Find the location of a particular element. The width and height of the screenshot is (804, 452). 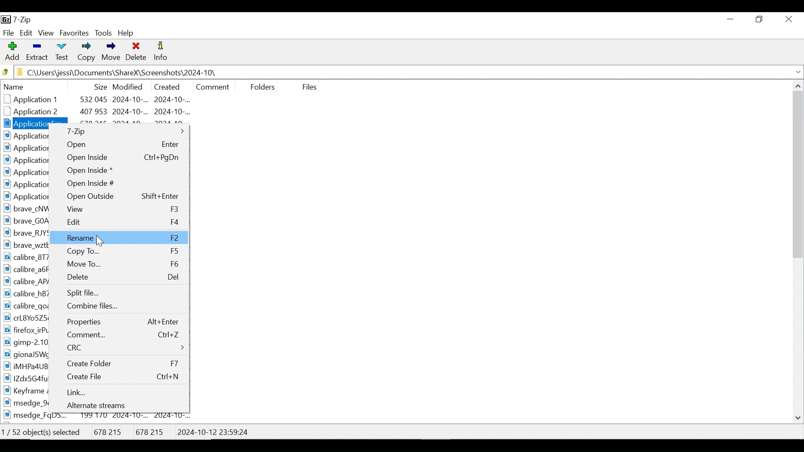

Move is located at coordinates (110, 53).